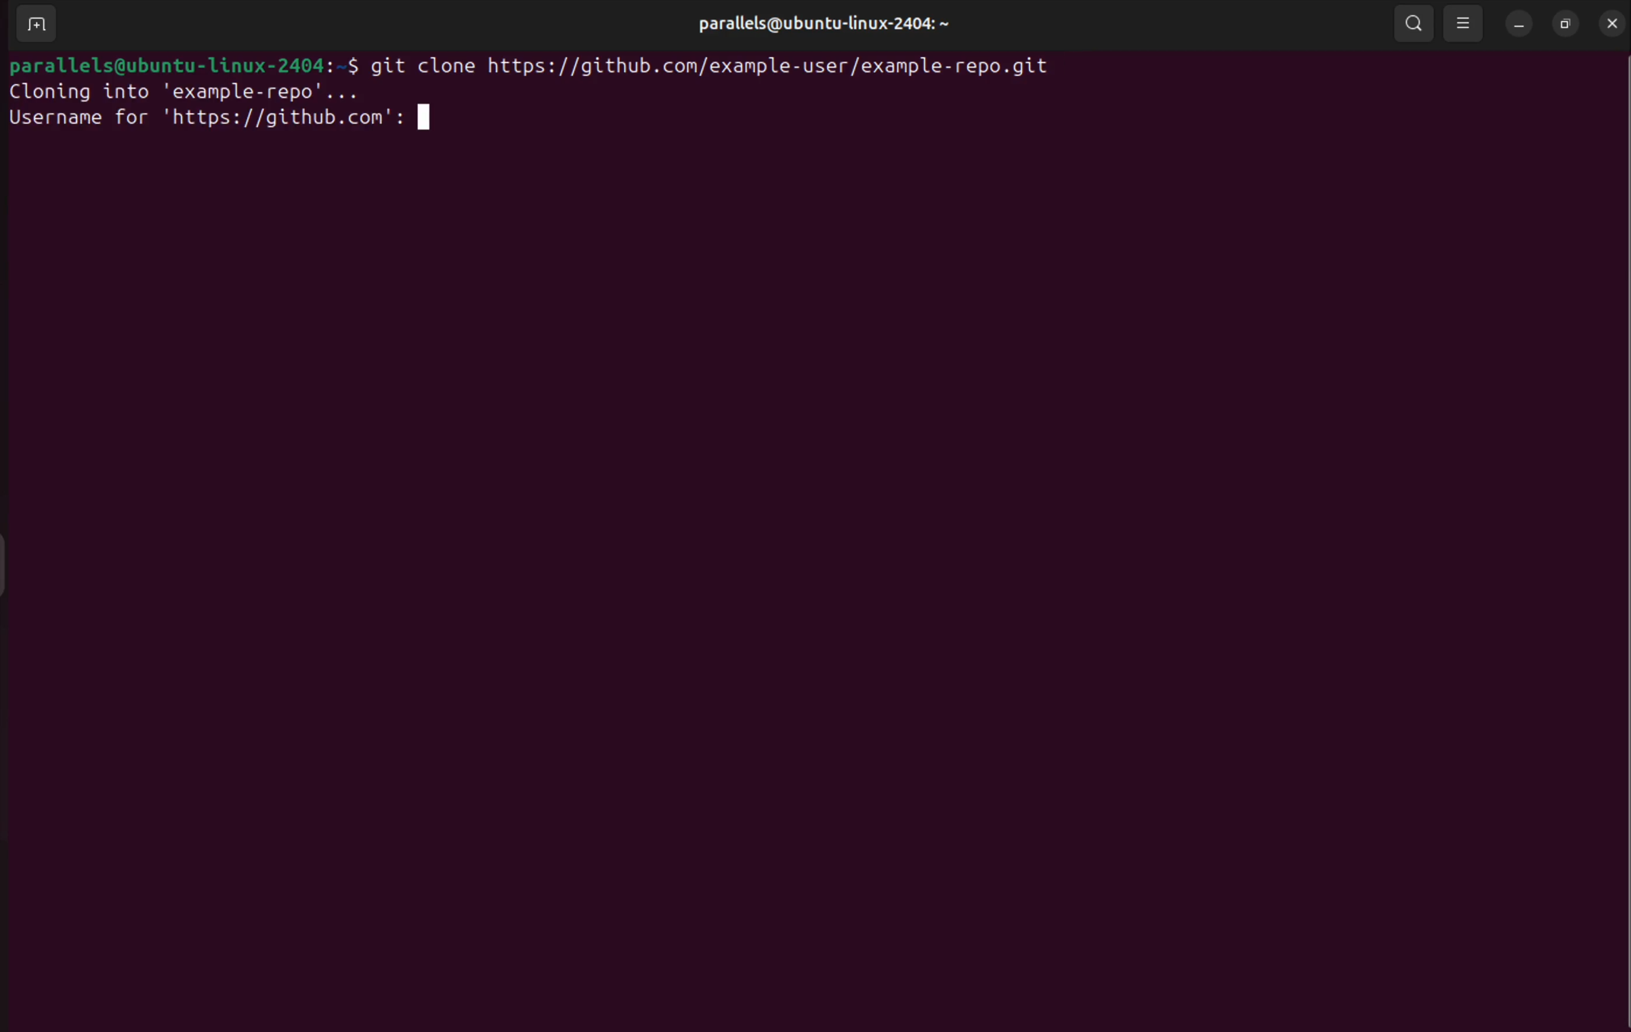 The height and width of the screenshot is (1032, 1631). I want to click on close, so click(1613, 22).